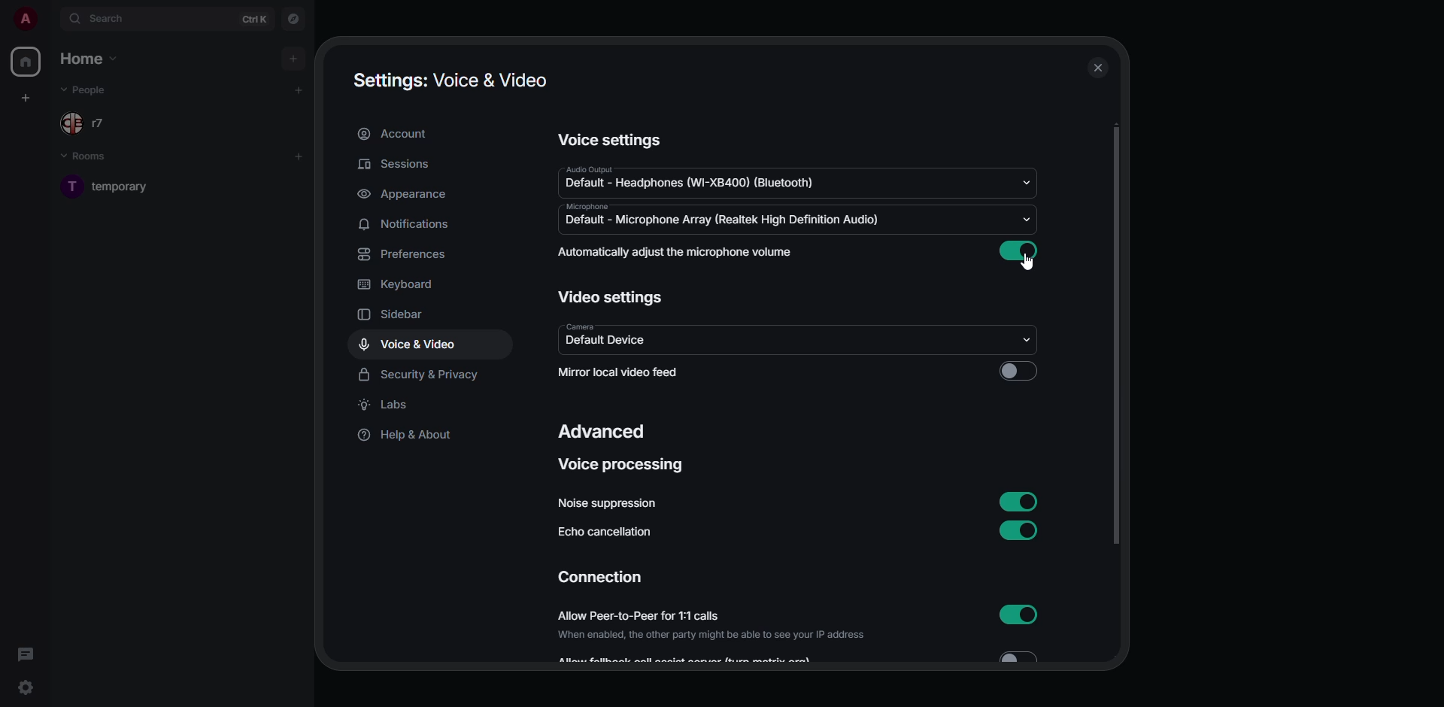 This screenshot has width=1444, height=707. What do you see at coordinates (610, 502) in the screenshot?
I see `noise suppression` at bounding box center [610, 502].